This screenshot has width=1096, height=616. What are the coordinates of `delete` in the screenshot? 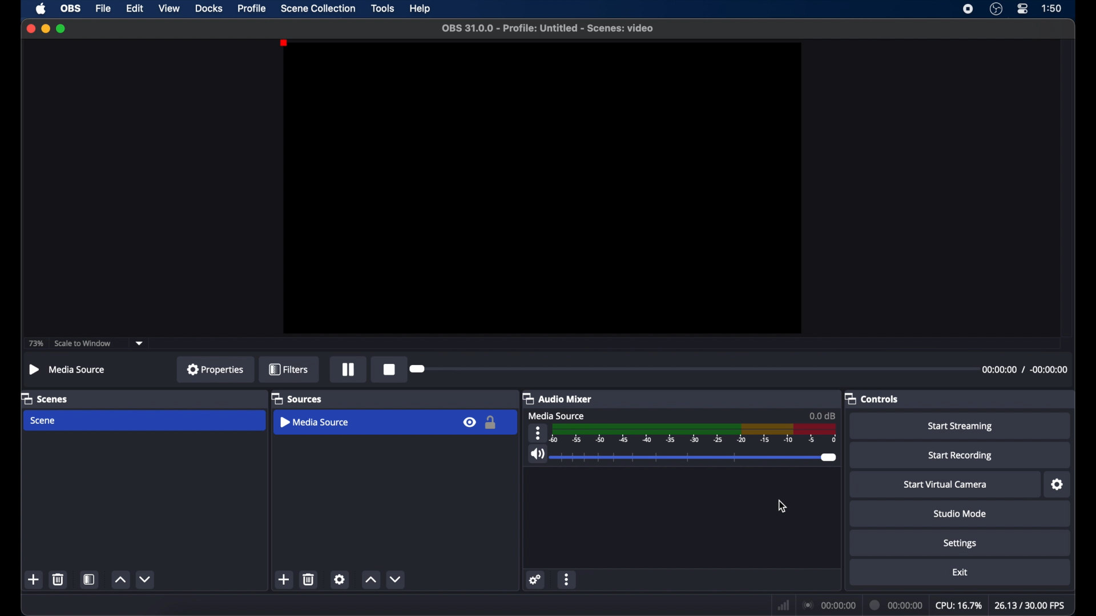 It's located at (58, 579).